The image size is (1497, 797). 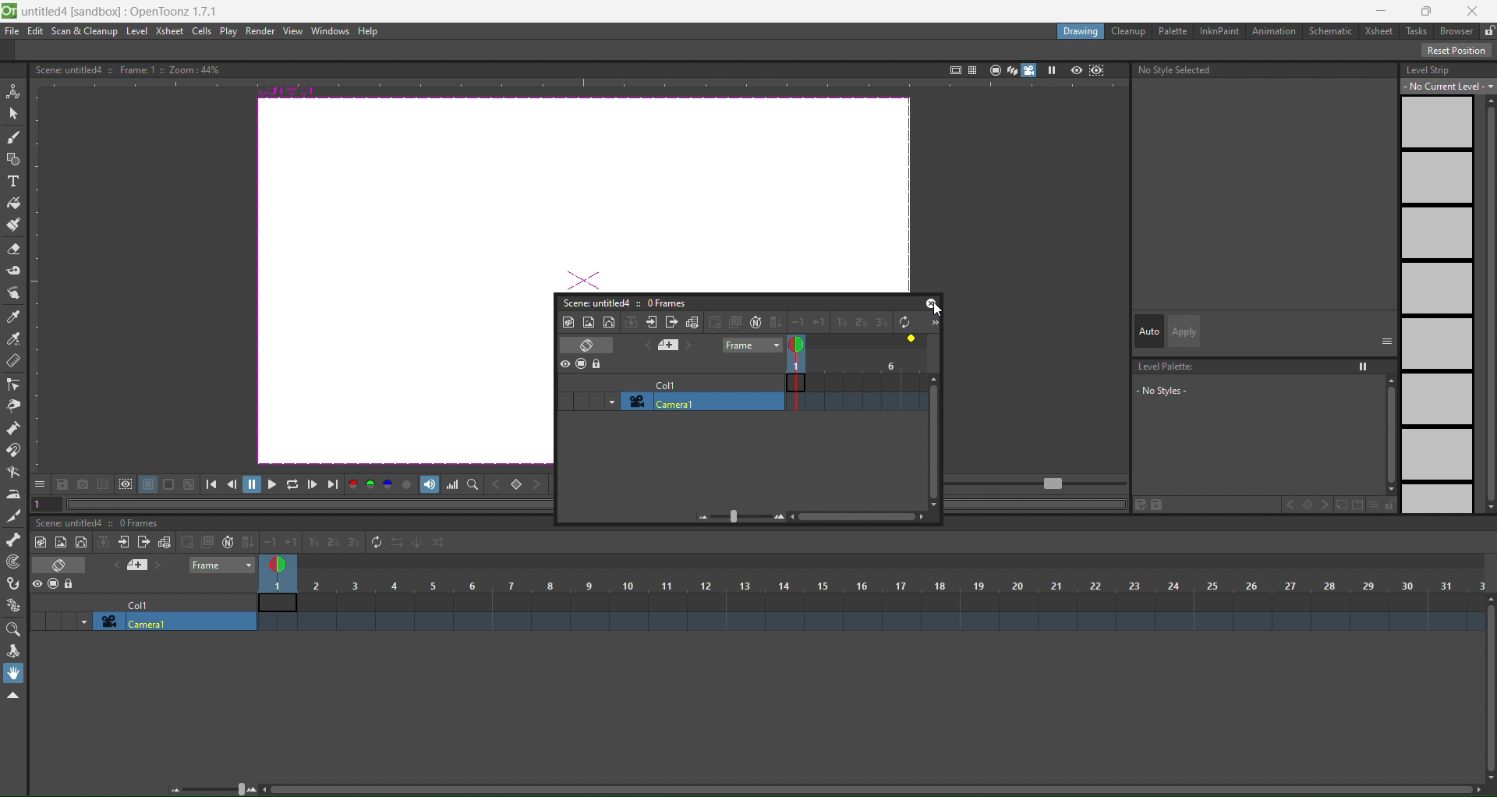 What do you see at coordinates (223, 565) in the screenshot?
I see `frame` at bounding box center [223, 565].